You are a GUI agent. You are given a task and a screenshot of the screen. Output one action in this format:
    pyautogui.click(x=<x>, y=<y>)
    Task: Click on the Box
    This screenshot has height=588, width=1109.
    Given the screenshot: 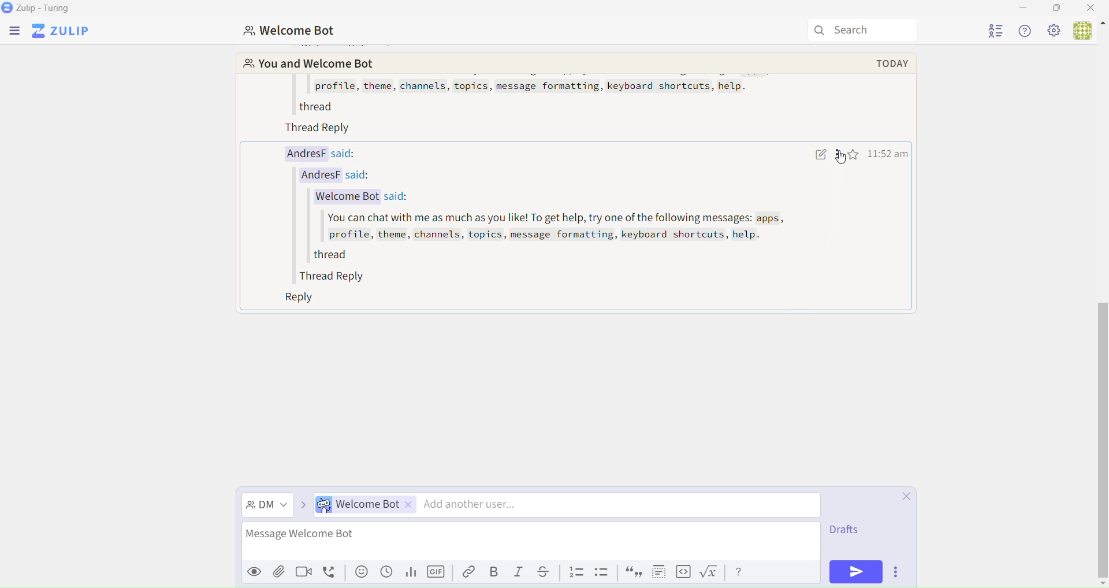 What is the action you would take?
    pyautogui.click(x=1057, y=9)
    